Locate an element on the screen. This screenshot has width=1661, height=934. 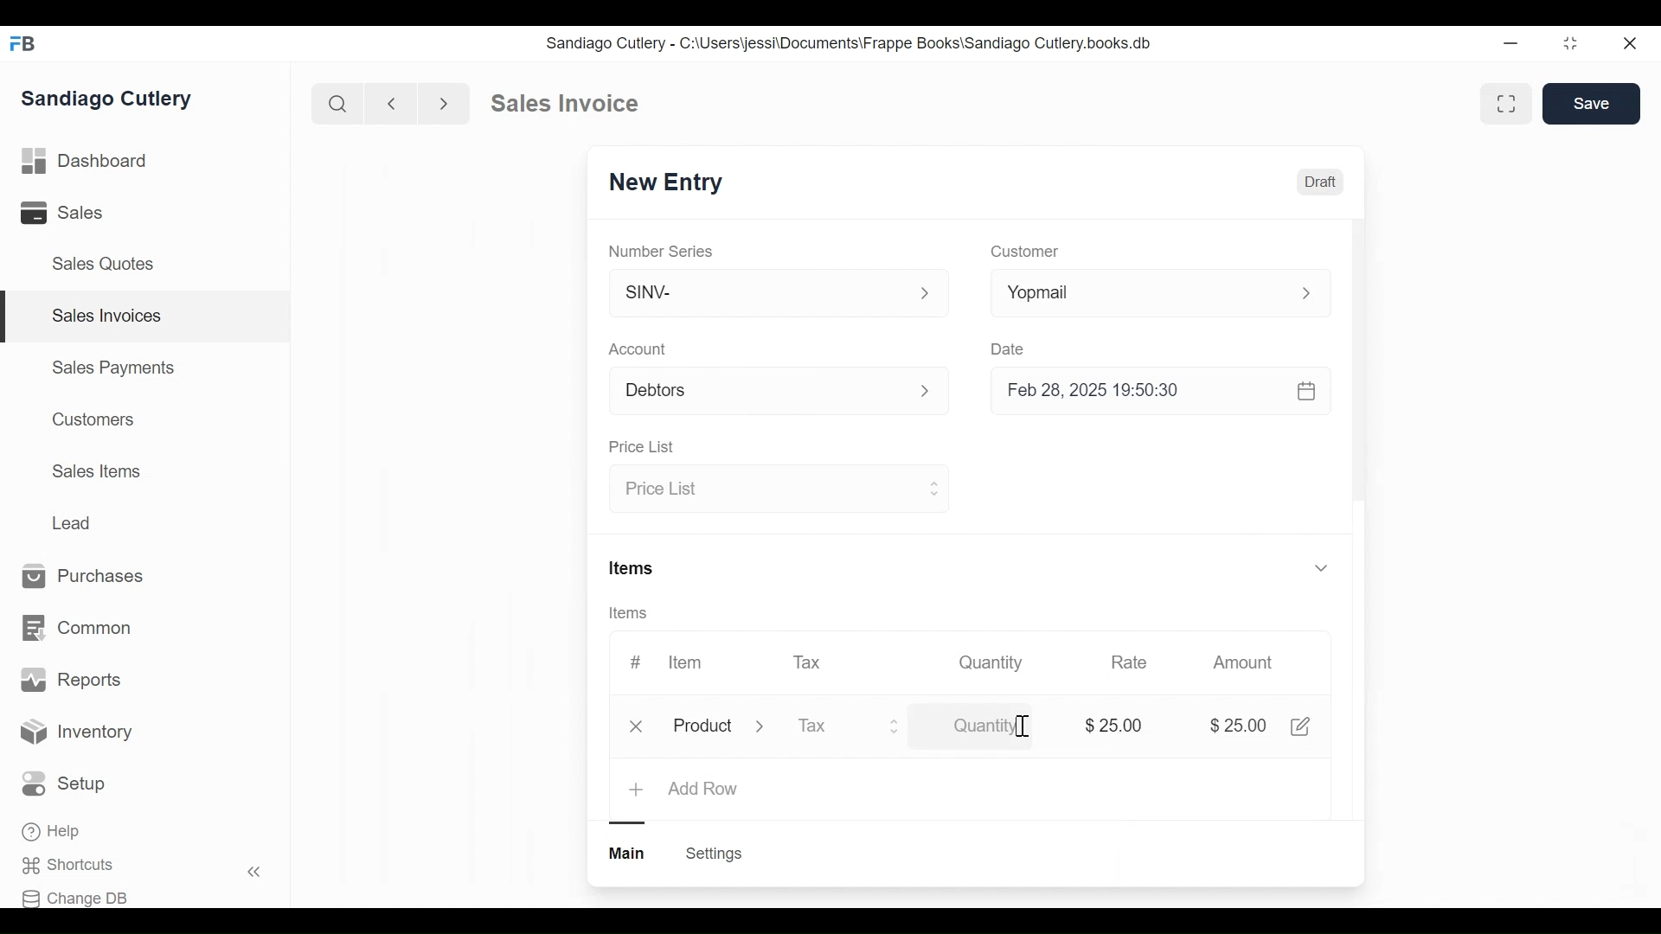
Help is located at coordinates (53, 831).